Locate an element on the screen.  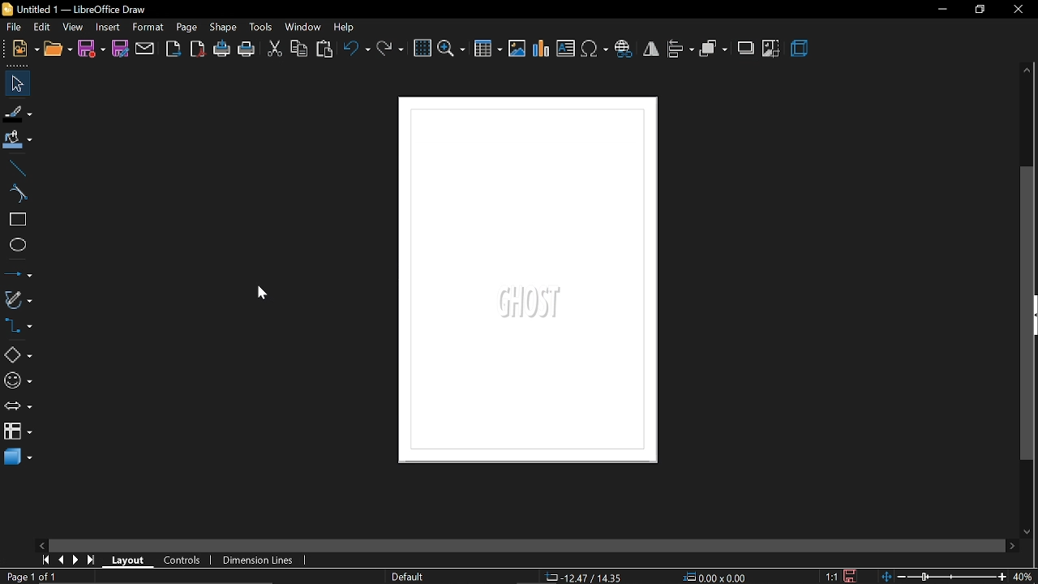
fill line is located at coordinates (19, 112).